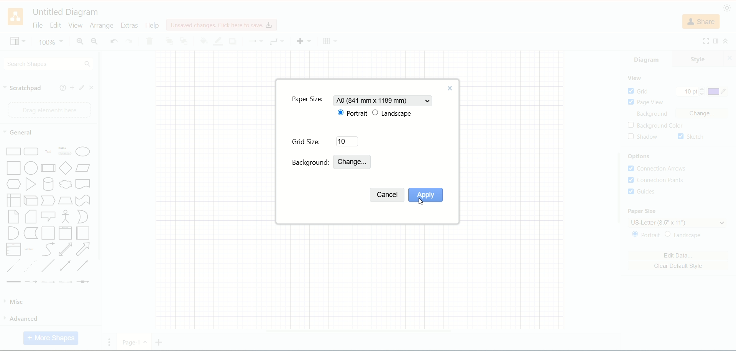 This screenshot has height=351, width=736. I want to click on portrait, so click(352, 113).